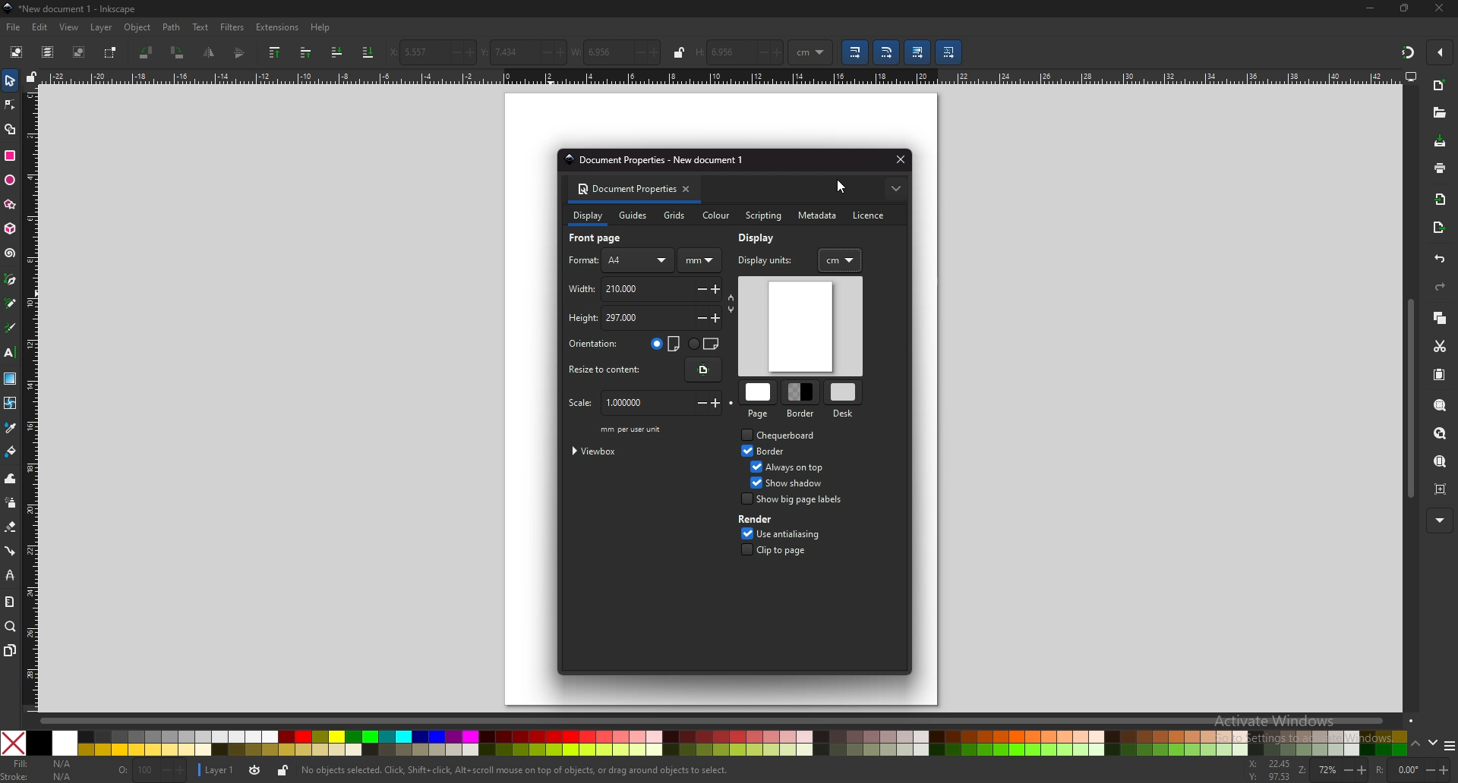 This screenshot has height=783, width=1458. Describe the element at coordinates (11, 129) in the screenshot. I see `shape builder` at that location.